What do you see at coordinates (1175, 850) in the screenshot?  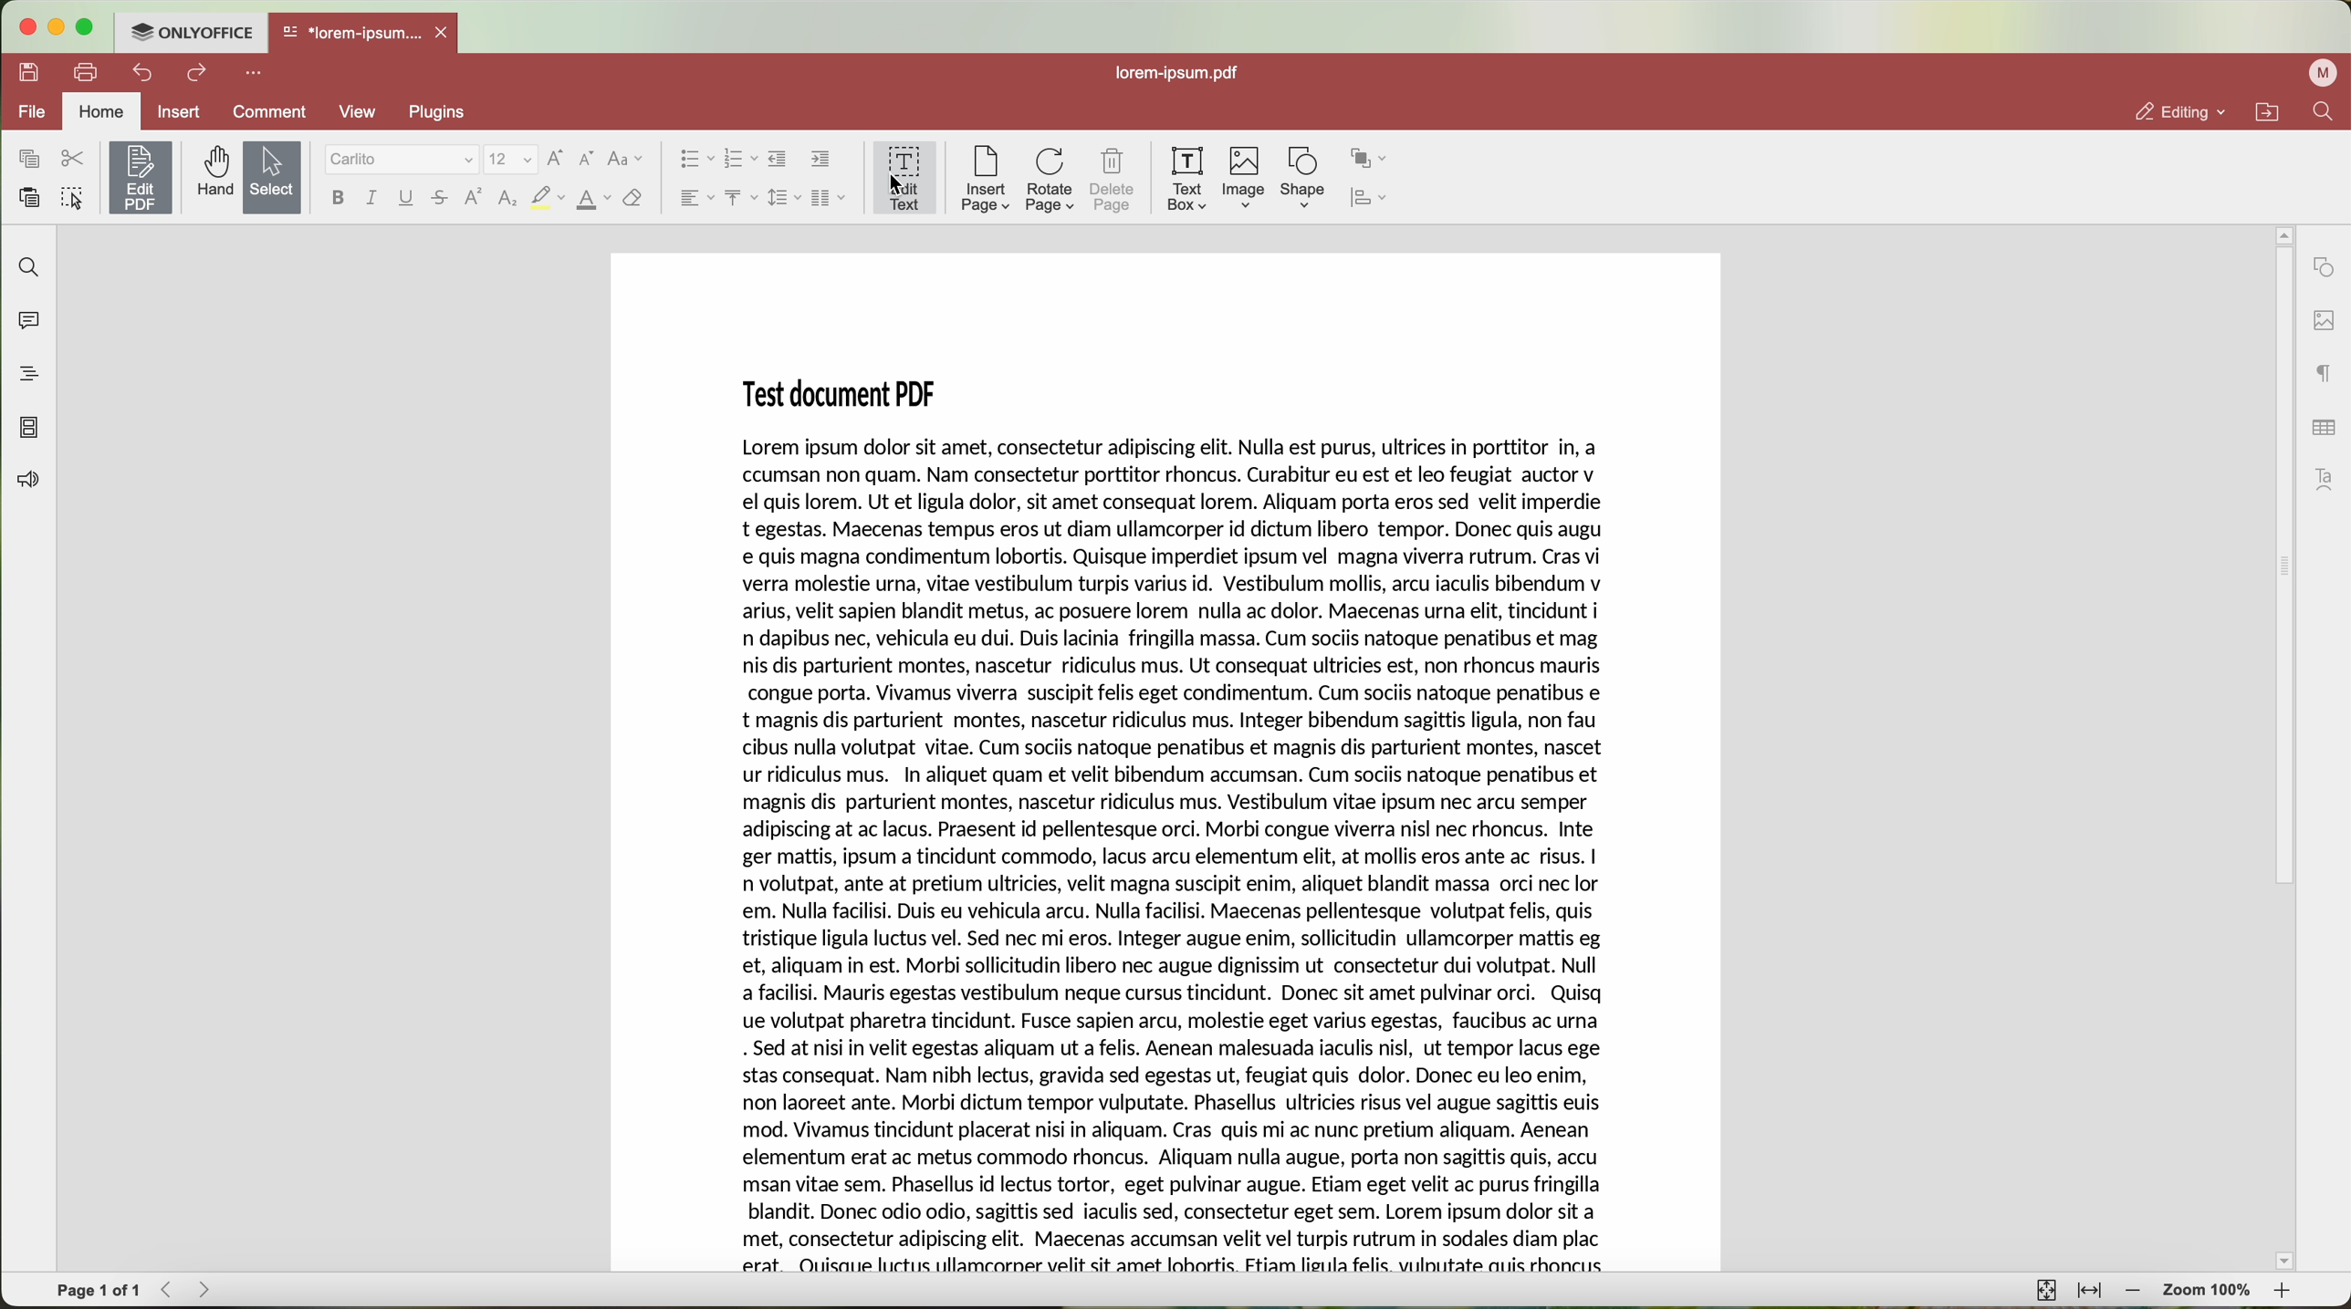 I see `selected text` at bounding box center [1175, 850].